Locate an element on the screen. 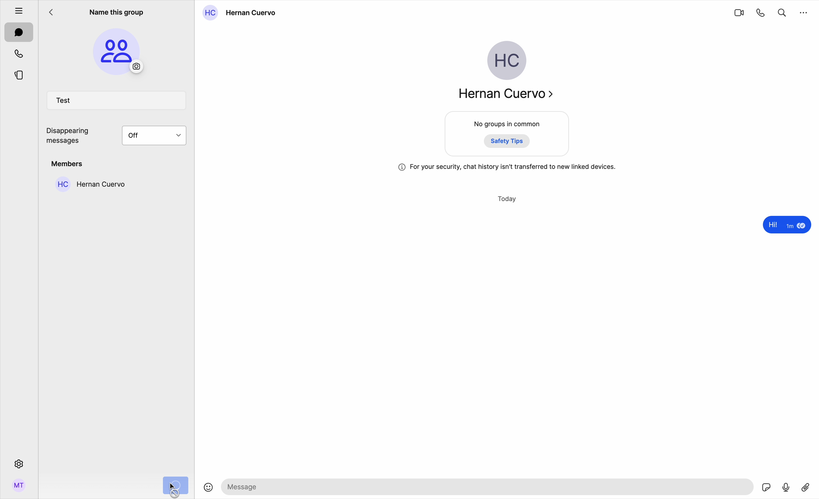 Image resolution: width=819 pixels, height=499 pixels. picture of the group is located at coordinates (117, 51).